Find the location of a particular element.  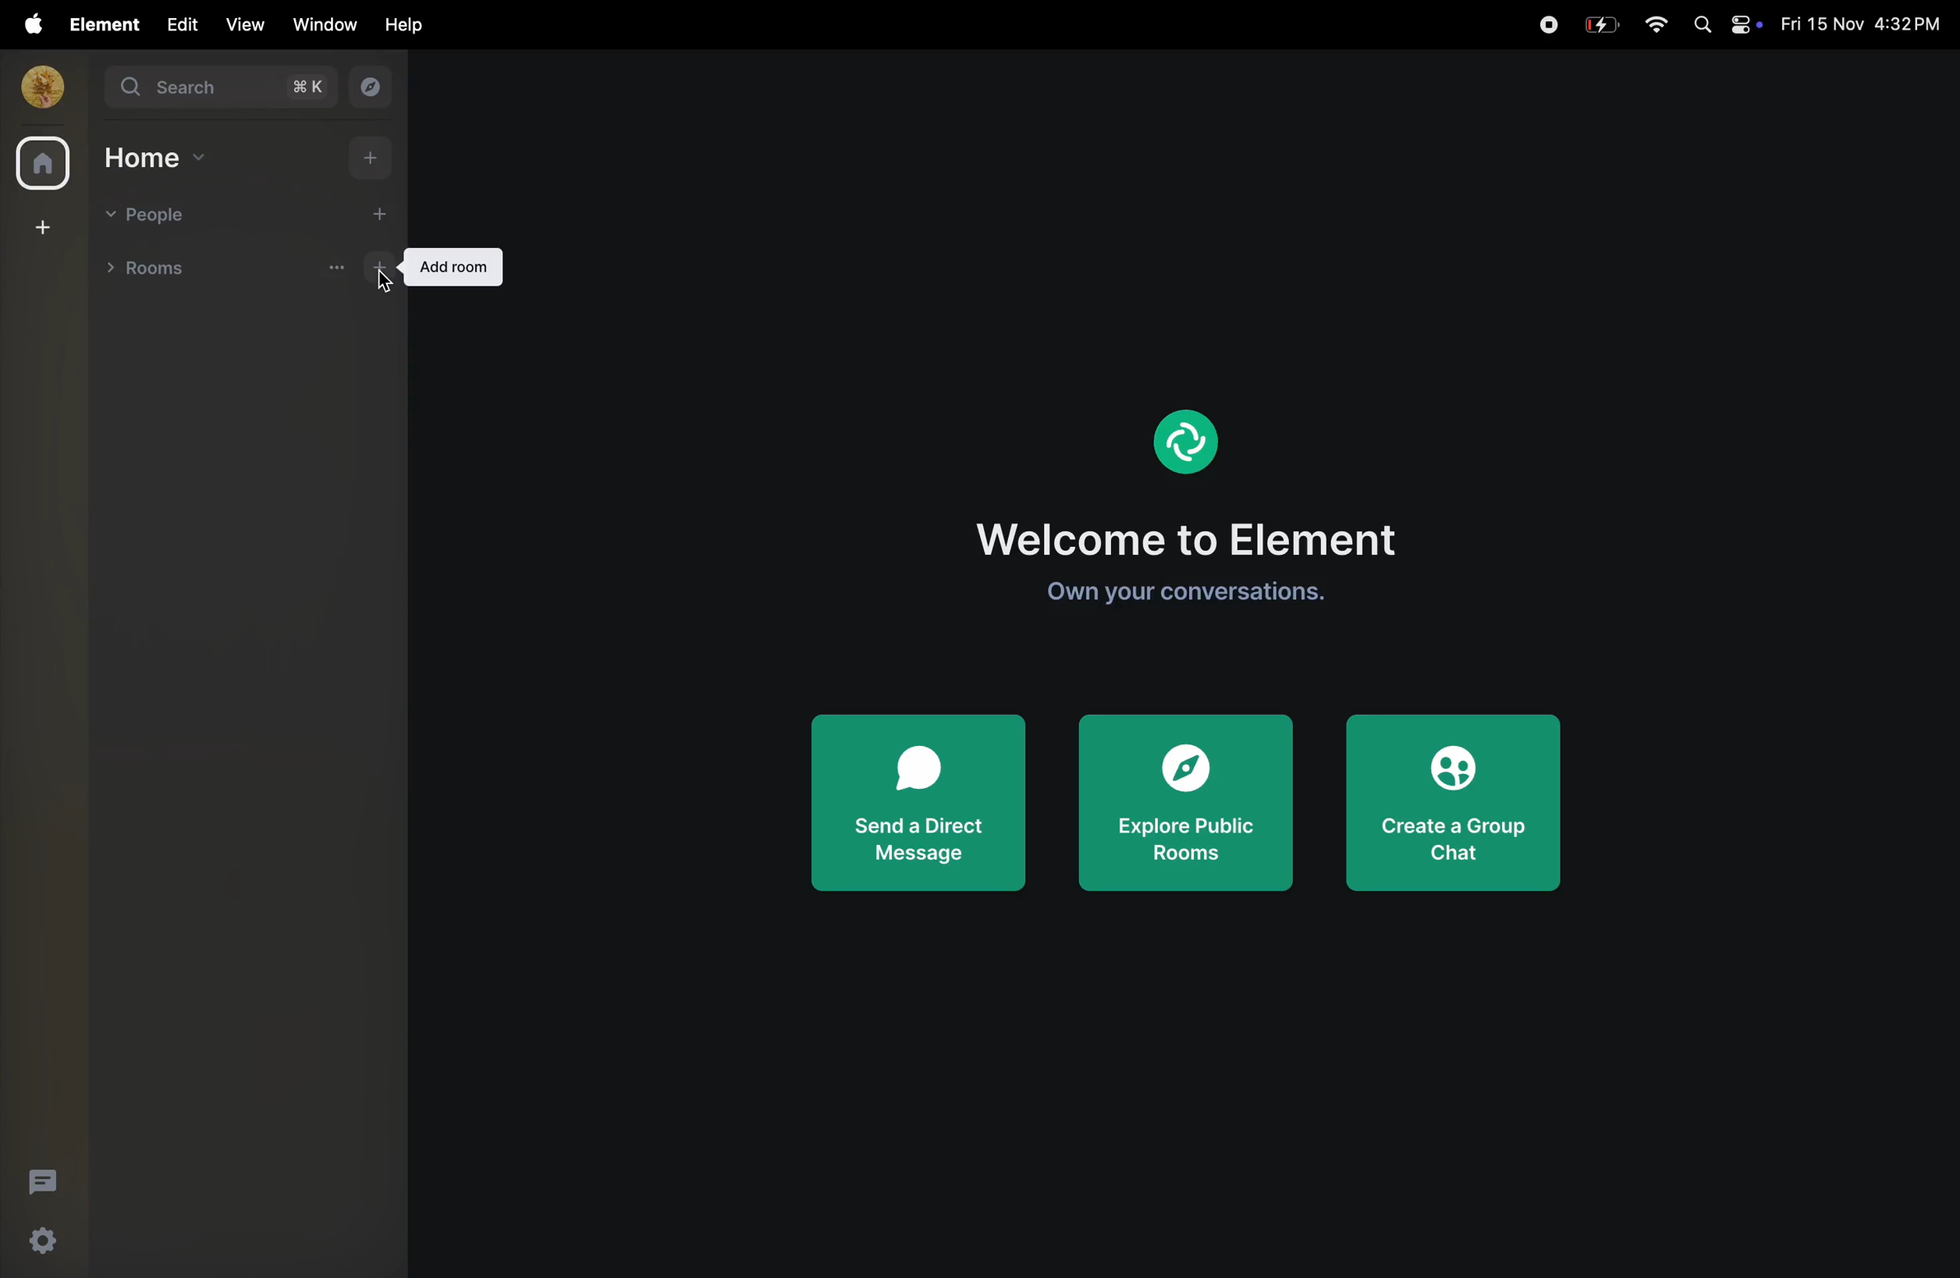

add is located at coordinates (379, 213).